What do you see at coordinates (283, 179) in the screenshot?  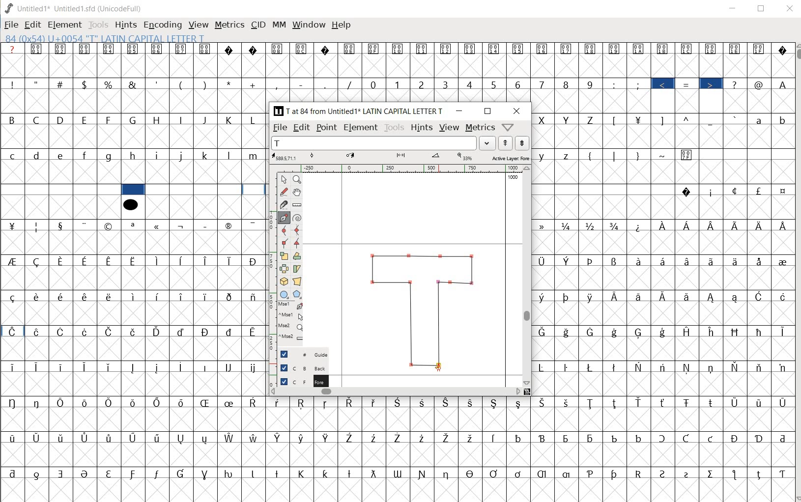 I see `point` at bounding box center [283, 179].